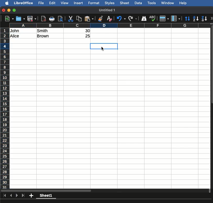 Image resolution: width=213 pixels, height=203 pixels. Describe the element at coordinates (122, 18) in the screenshot. I see `Undo` at that location.